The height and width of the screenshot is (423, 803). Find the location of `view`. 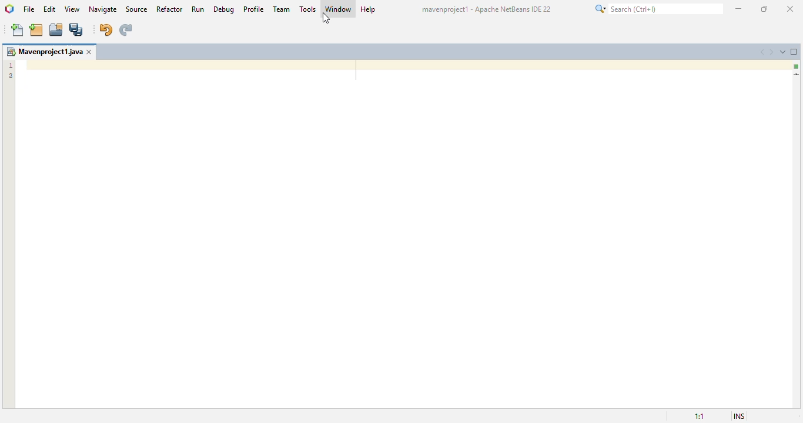

view is located at coordinates (73, 9).